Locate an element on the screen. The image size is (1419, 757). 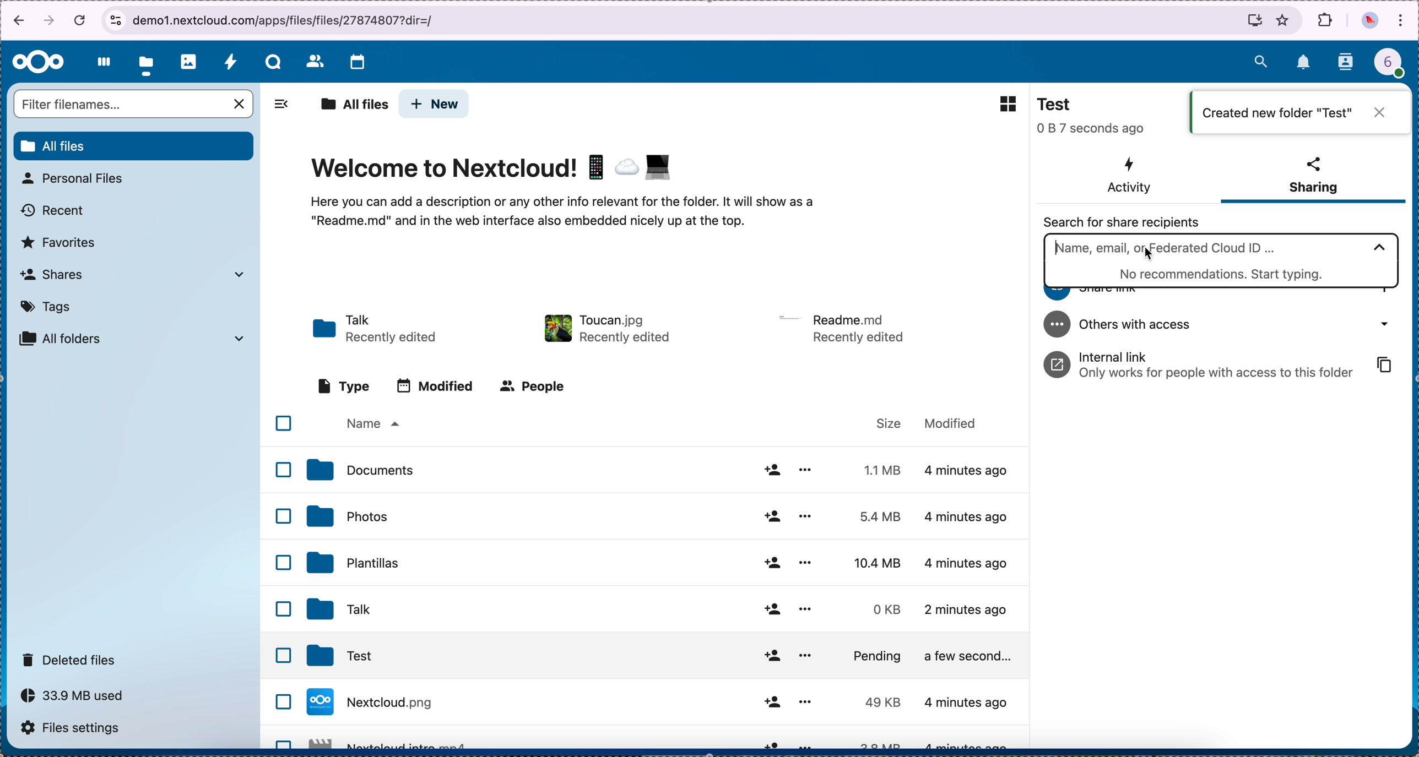
search is located at coordinates (1260, 59).